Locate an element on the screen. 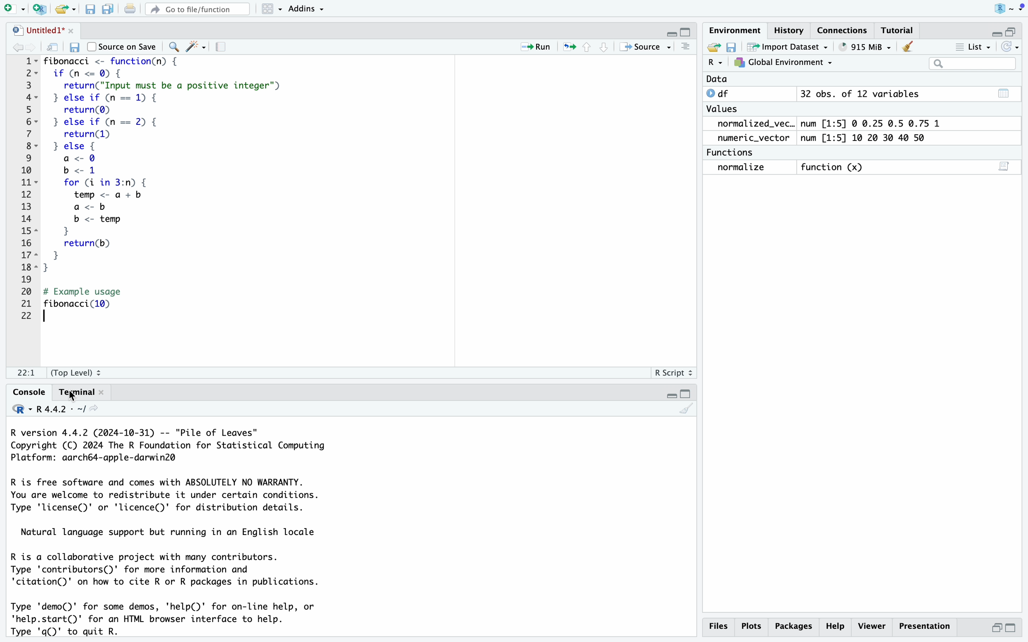 The height and width of the screenshot is (642, 1028). packages is located at coordinates (794, 627).